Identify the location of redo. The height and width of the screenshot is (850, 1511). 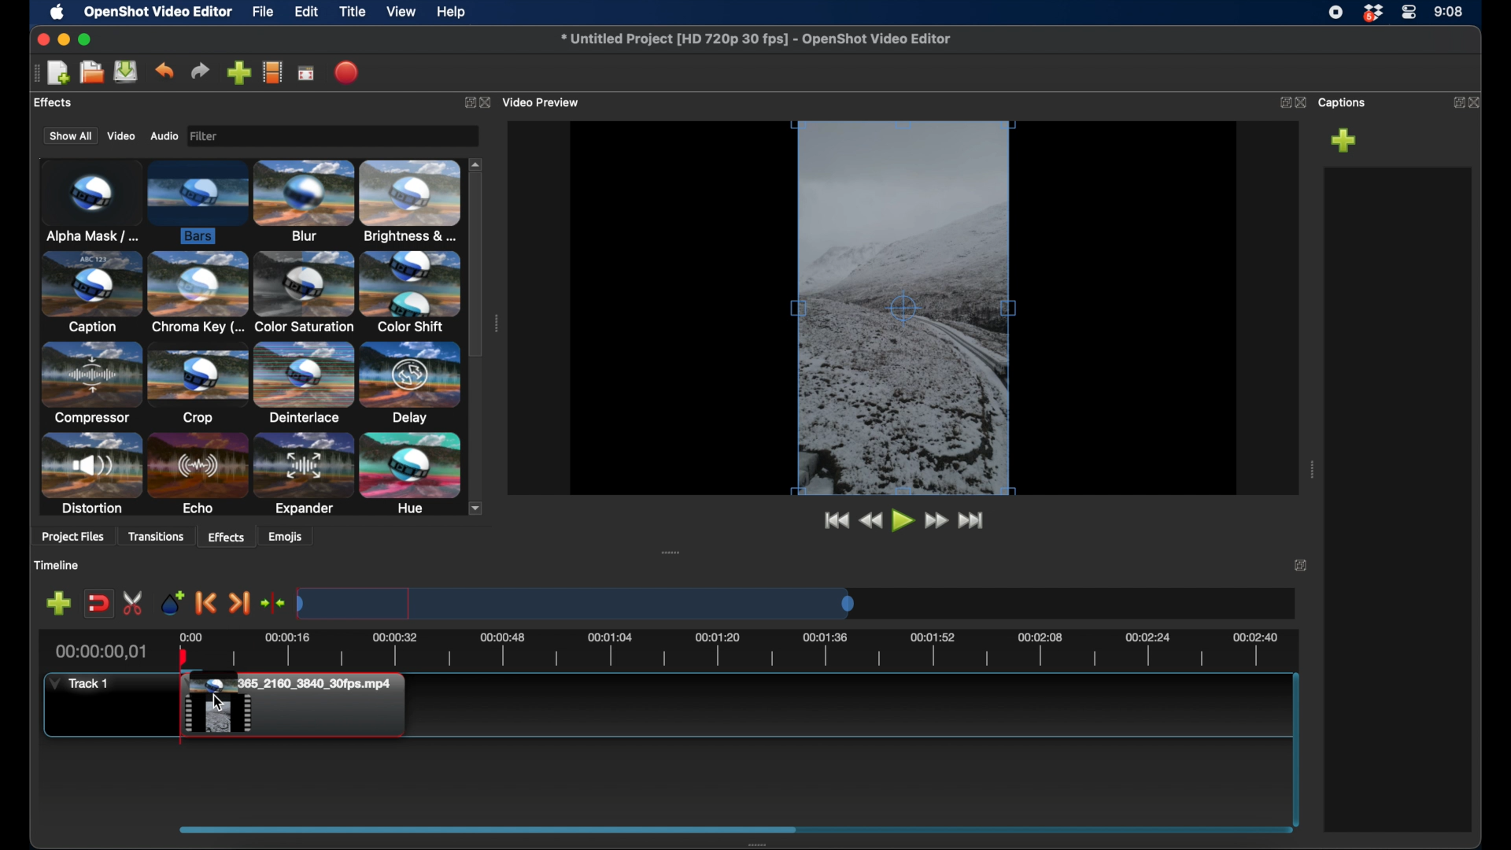
(201, 71).